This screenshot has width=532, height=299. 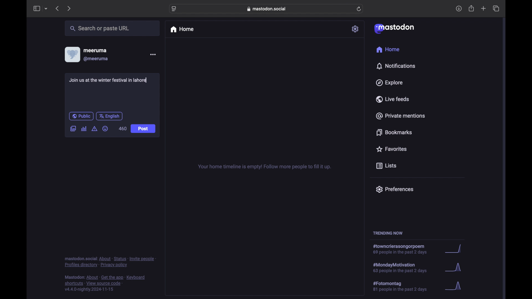 I want to click on website settings, so click(x=175, y=9).